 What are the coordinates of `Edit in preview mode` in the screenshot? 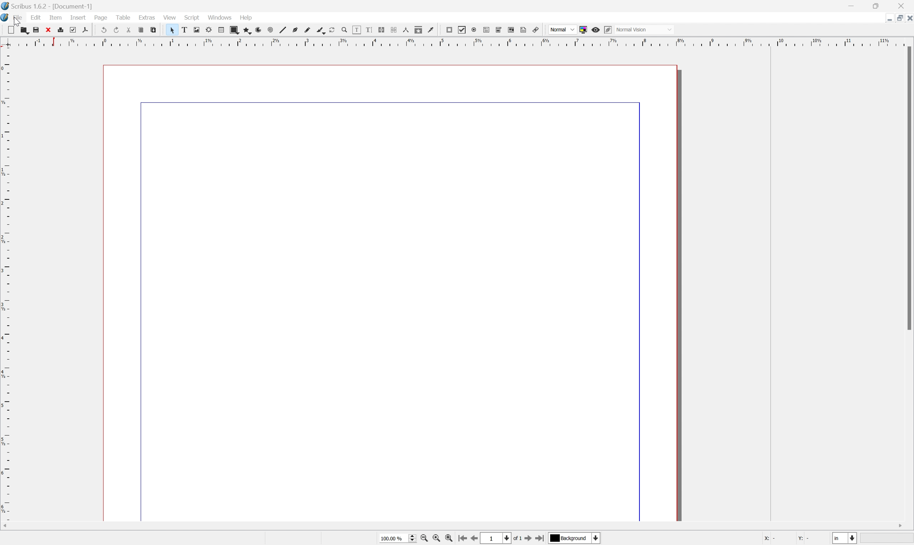 It's located at (610, 30).